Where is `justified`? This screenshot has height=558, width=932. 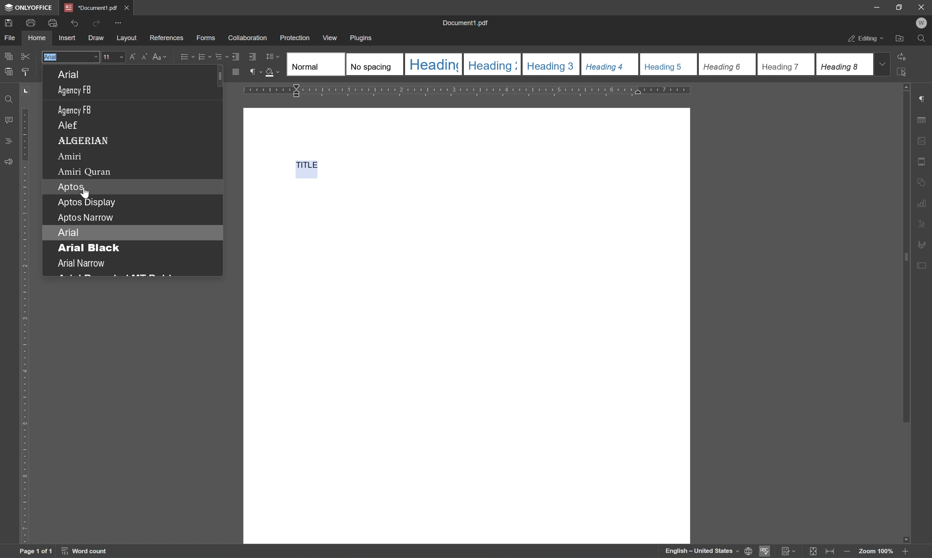 justified is located at coordinates (236, 72).